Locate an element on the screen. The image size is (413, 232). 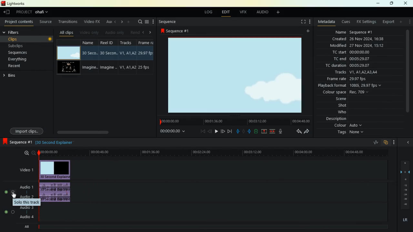
audio 2 is located at coordinates (27, 197).